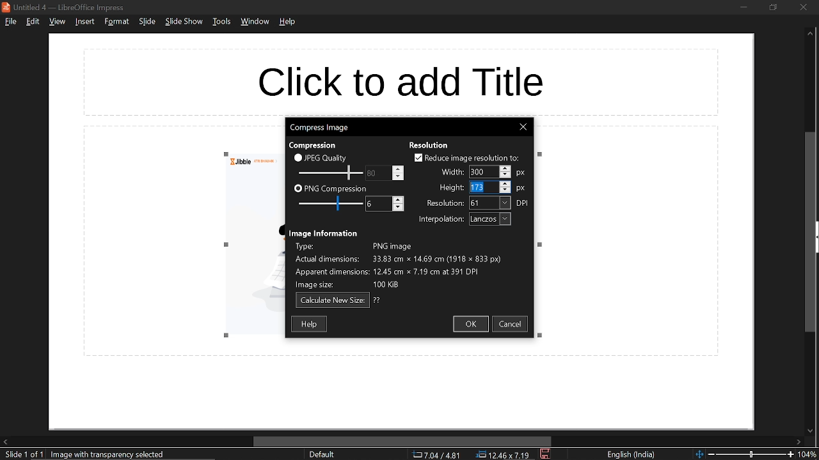 The image size is (819, 460). Describe the element at coordinates (506, 190) in the screenshot. I see `Decrease ` at that location.